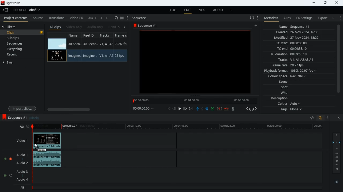  I want to click on search, so click(116, 18).